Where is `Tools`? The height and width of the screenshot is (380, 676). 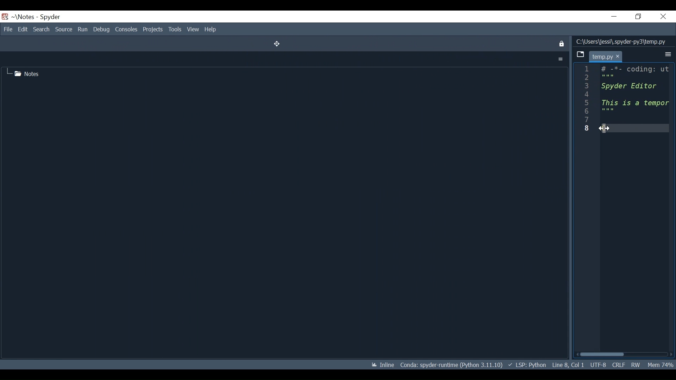 Tools is located at coordinates (175, 30).